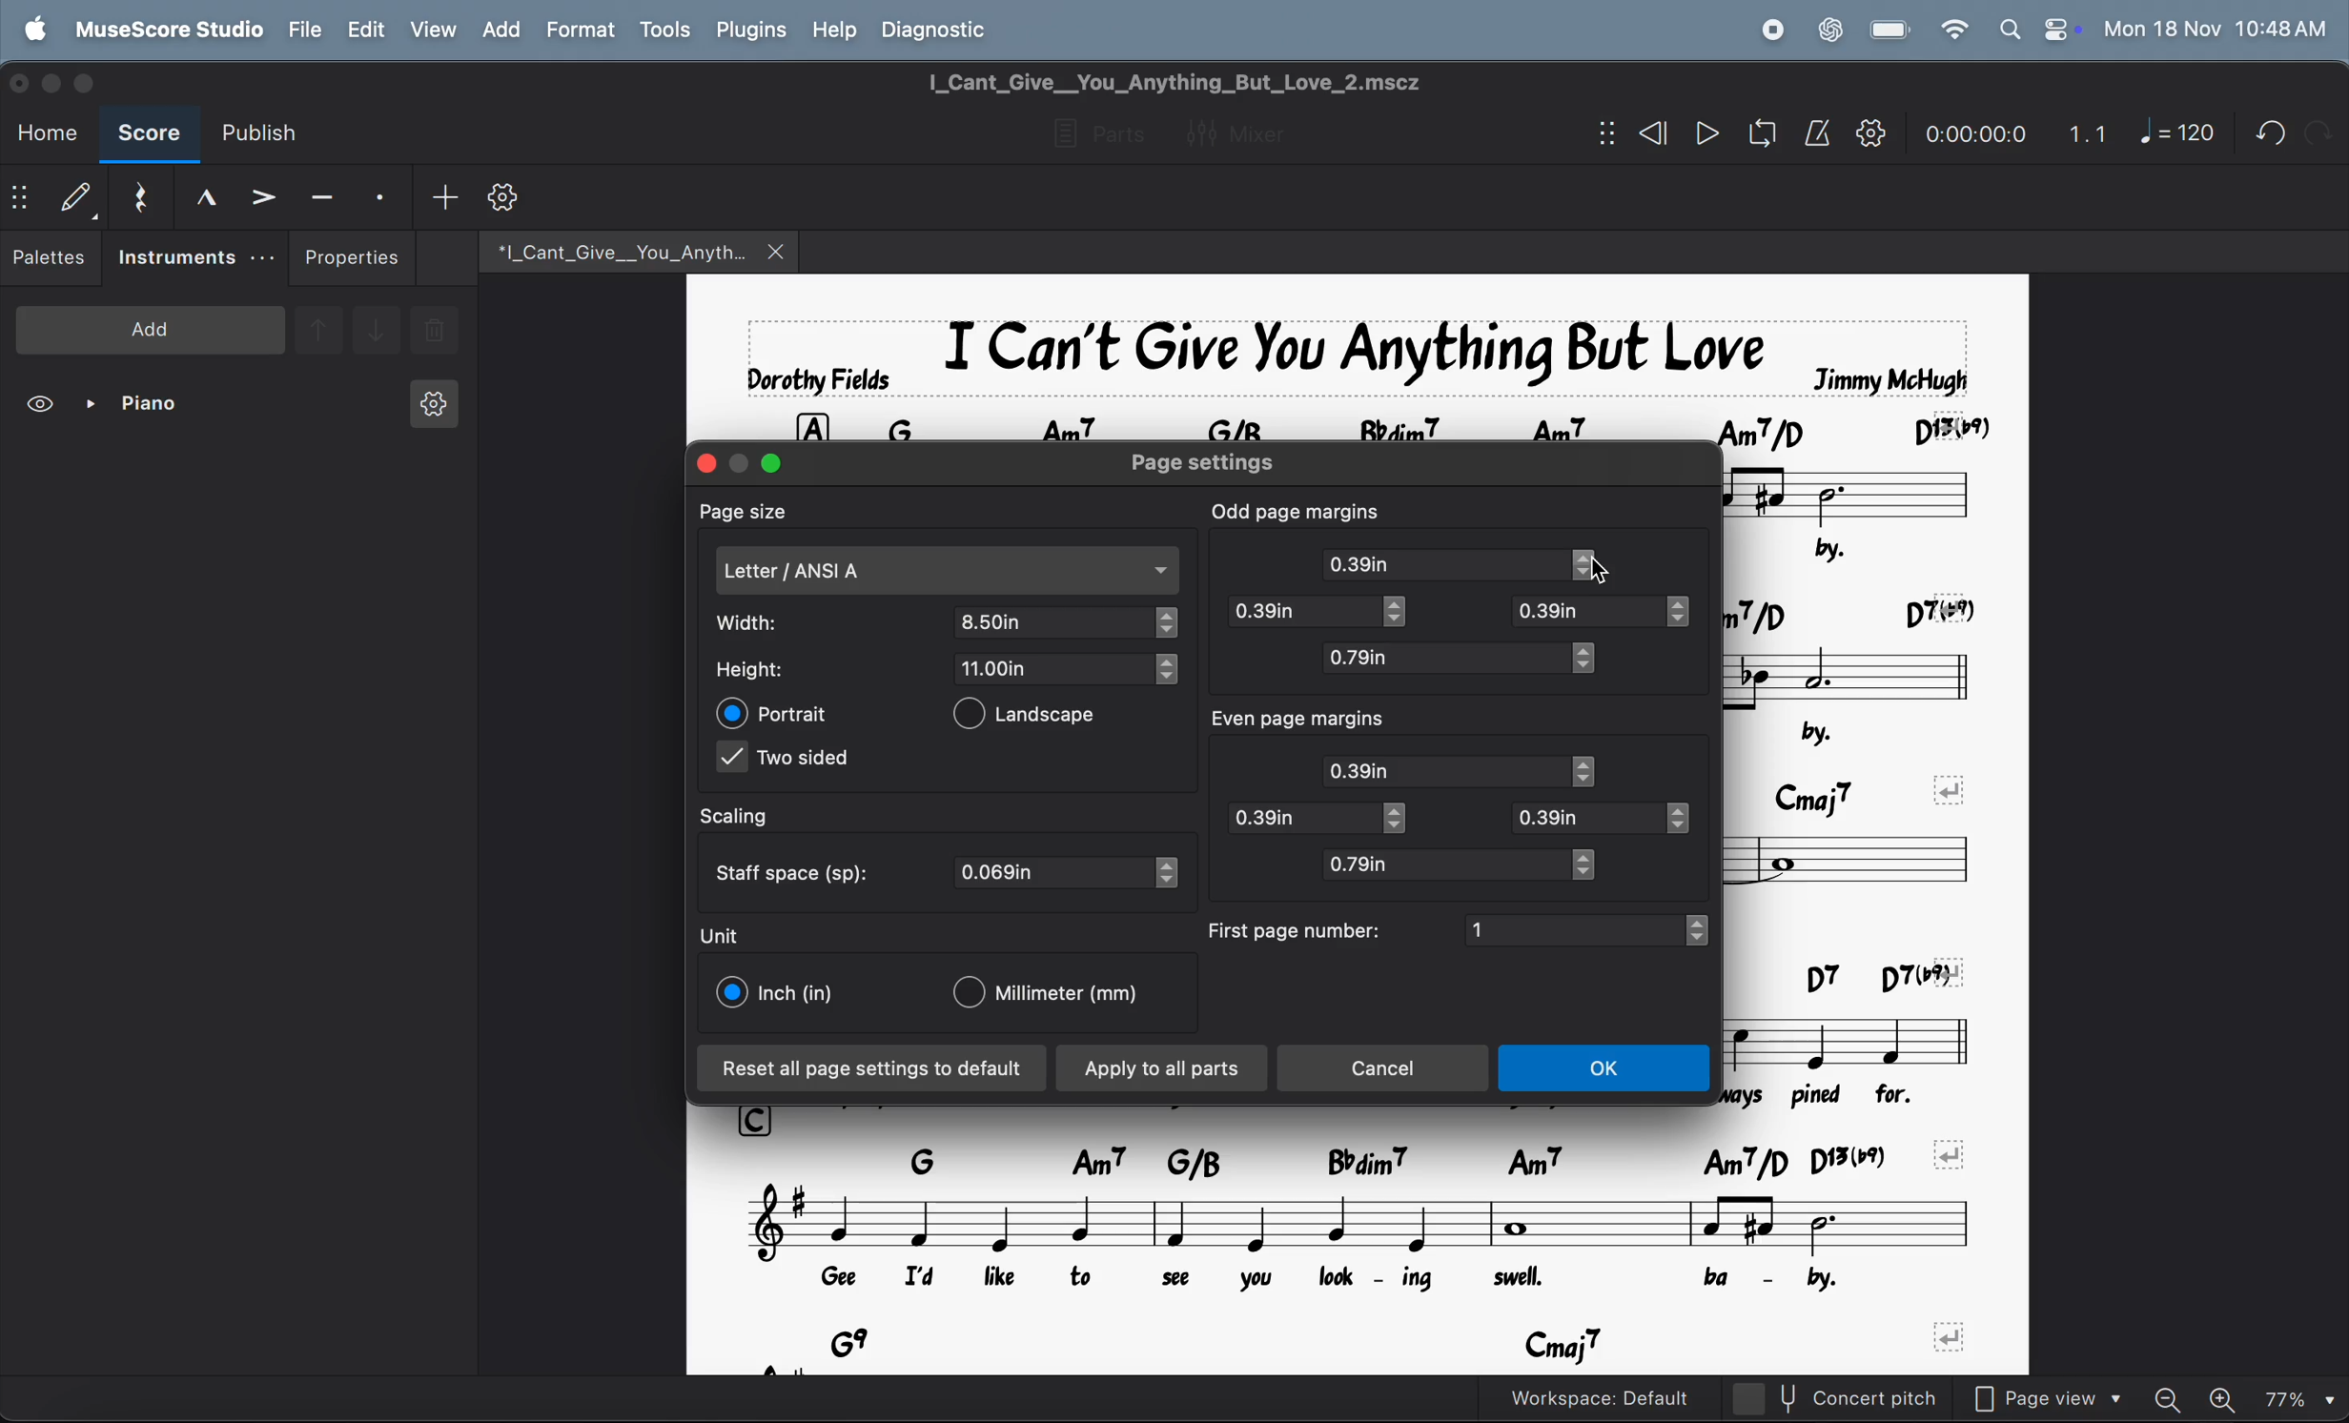 The height and width of the screenshot is (1423, 2349). I want to click on 0.39in, so click(1584, 612).